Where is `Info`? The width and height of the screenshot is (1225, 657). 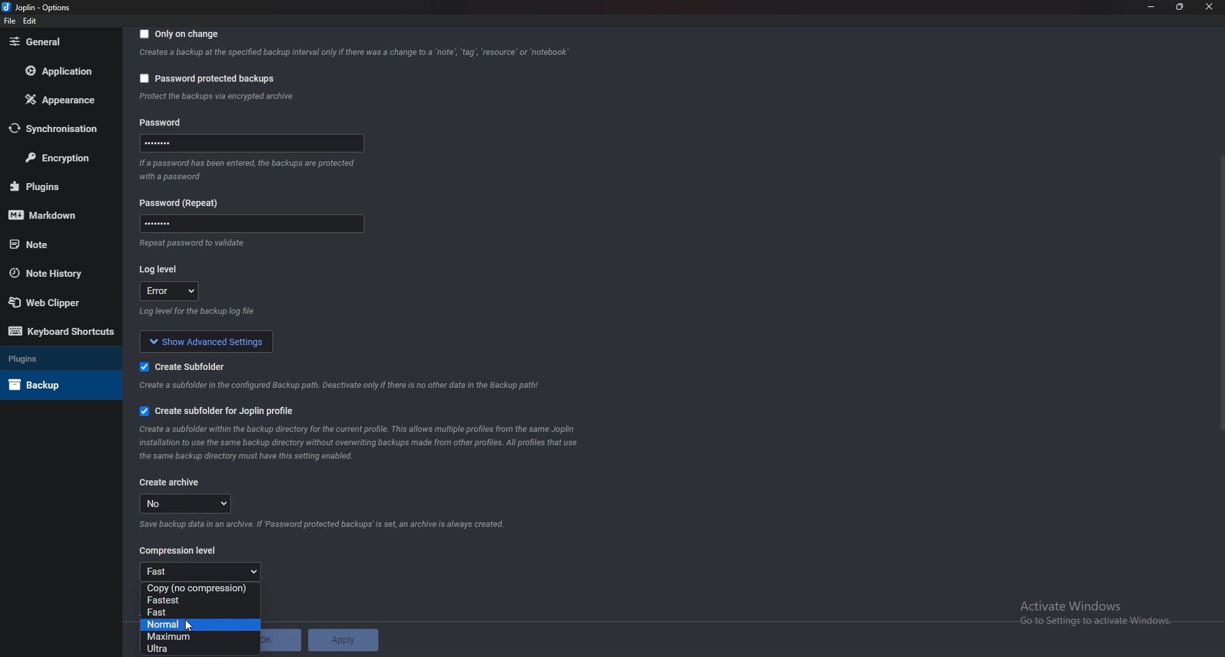 Info is located at coordinates (189, 242).